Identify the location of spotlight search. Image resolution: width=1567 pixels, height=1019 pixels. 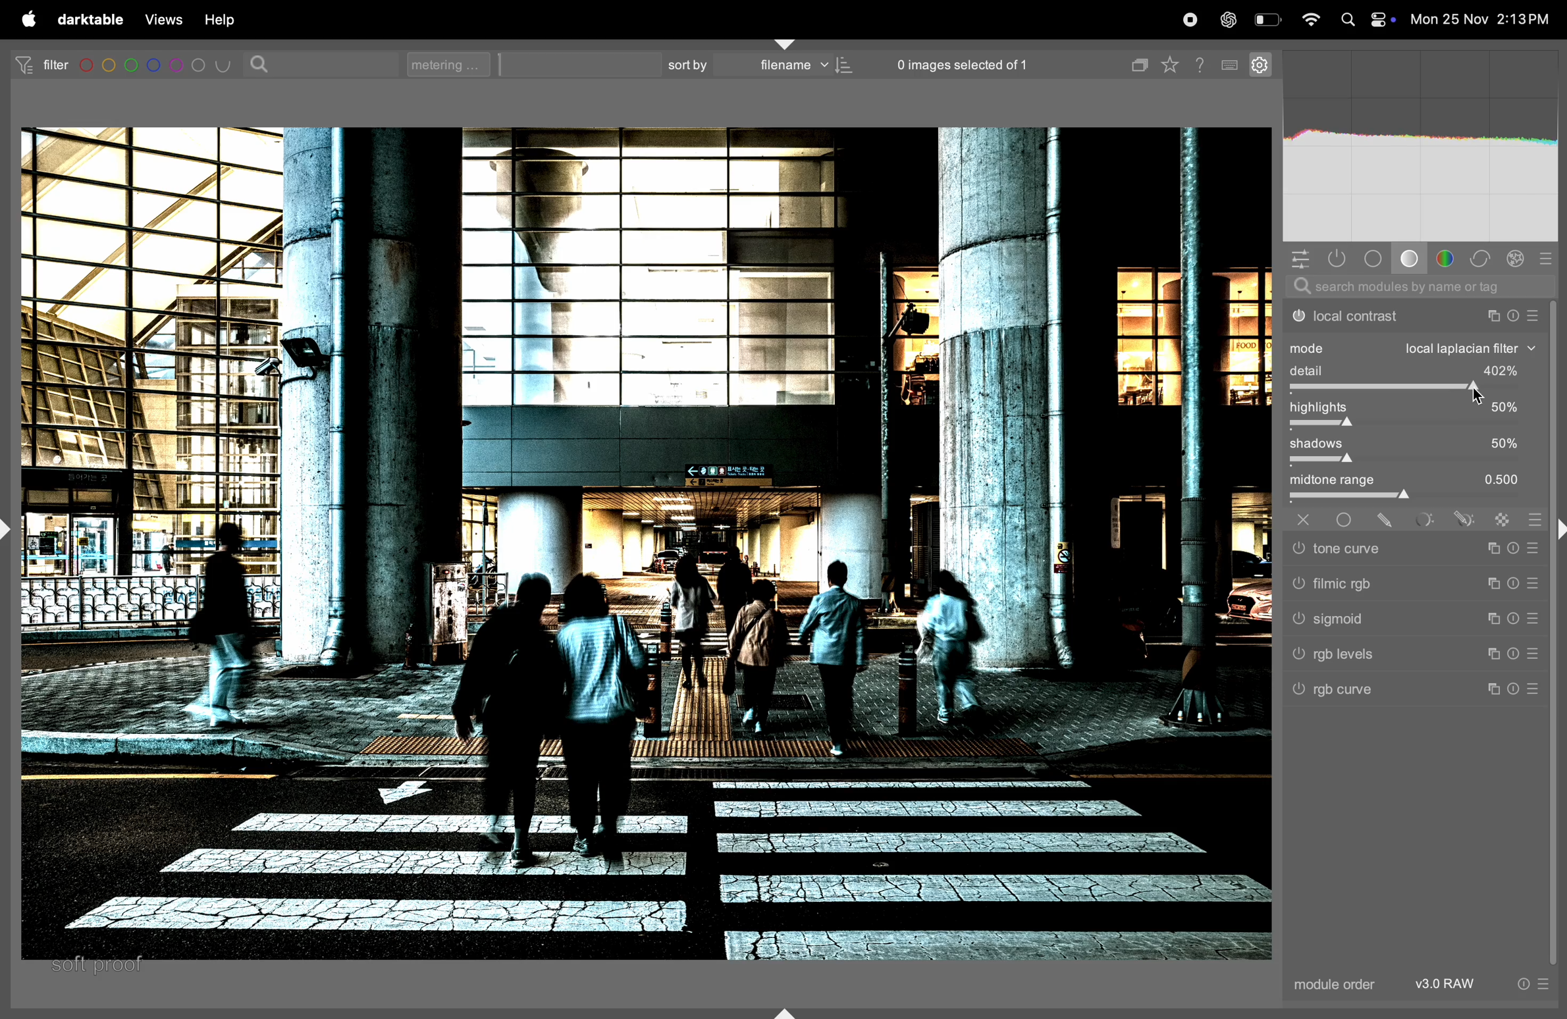
(1346, 21).